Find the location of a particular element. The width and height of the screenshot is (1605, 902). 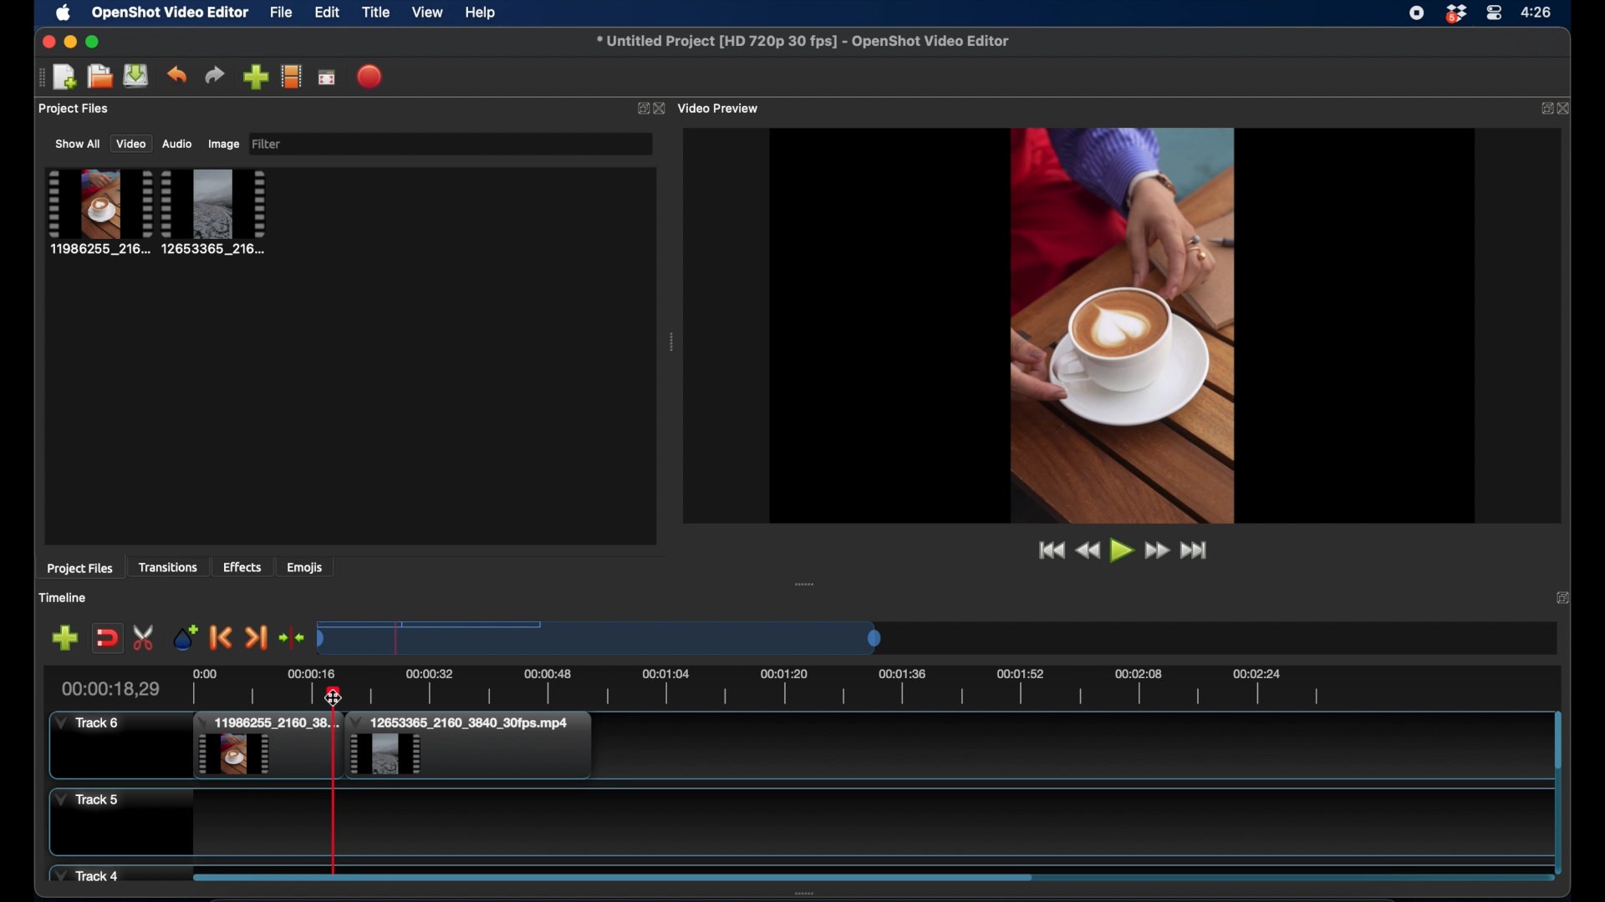

add marker is located at coordinates (64, 637).